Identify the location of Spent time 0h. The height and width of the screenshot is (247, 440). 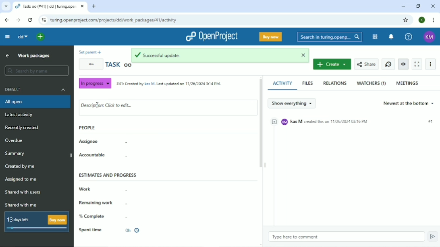
(110, 230).